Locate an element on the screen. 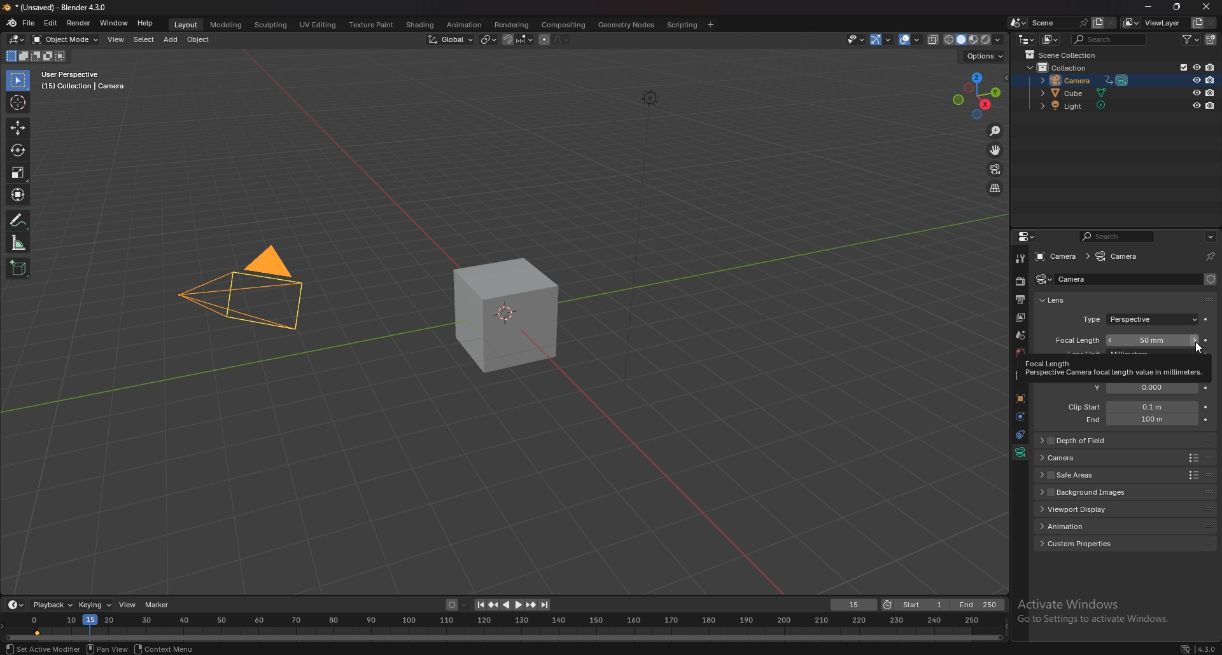 The width and height of the screenshot is (1222, 655). seek is located at coordinates (504, 628).